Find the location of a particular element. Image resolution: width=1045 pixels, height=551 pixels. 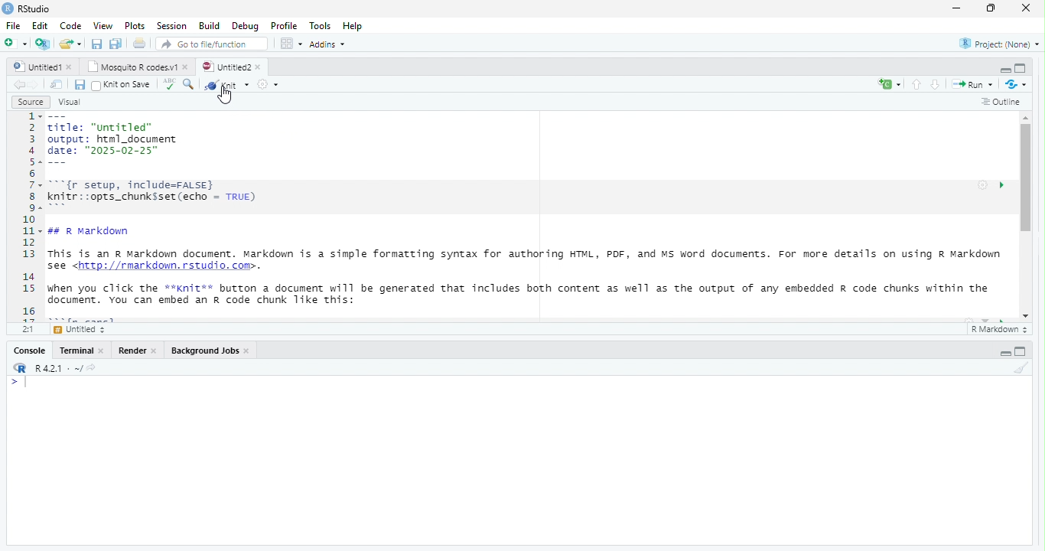

checkbox is located at coordinates (95, 86).